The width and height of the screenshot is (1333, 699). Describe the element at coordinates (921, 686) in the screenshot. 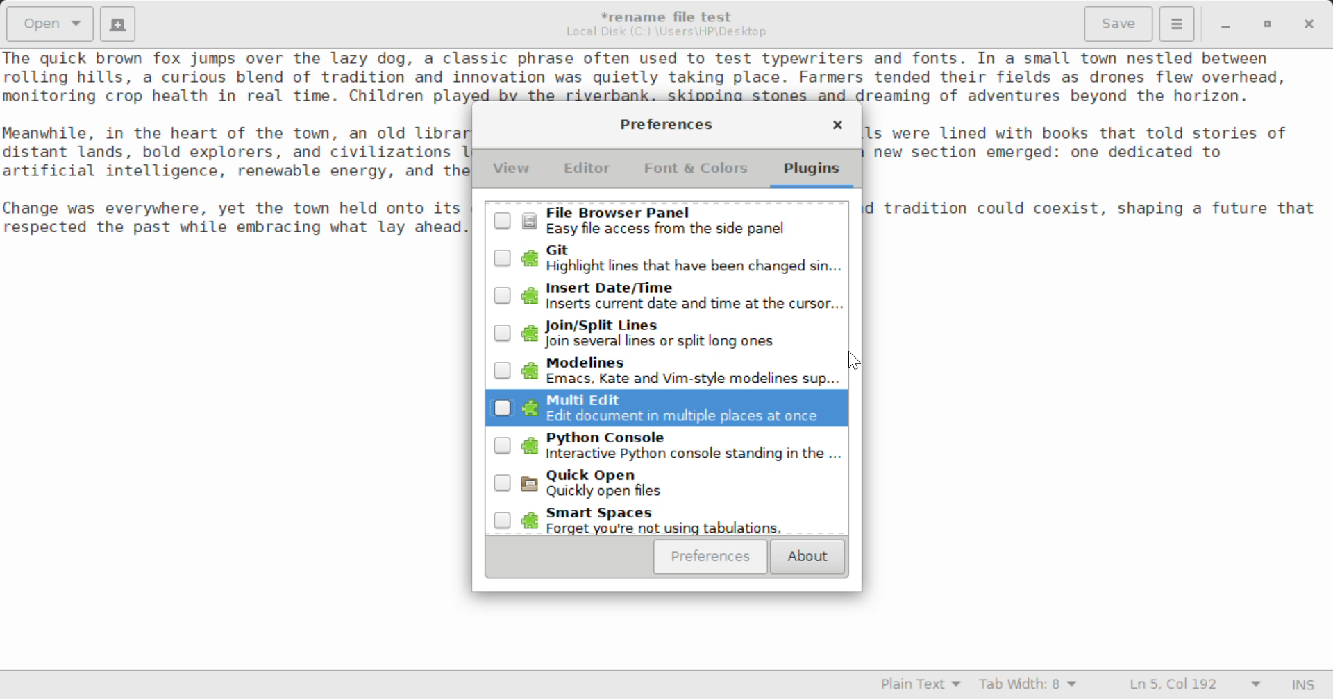

I see `Selected Language` at that location.